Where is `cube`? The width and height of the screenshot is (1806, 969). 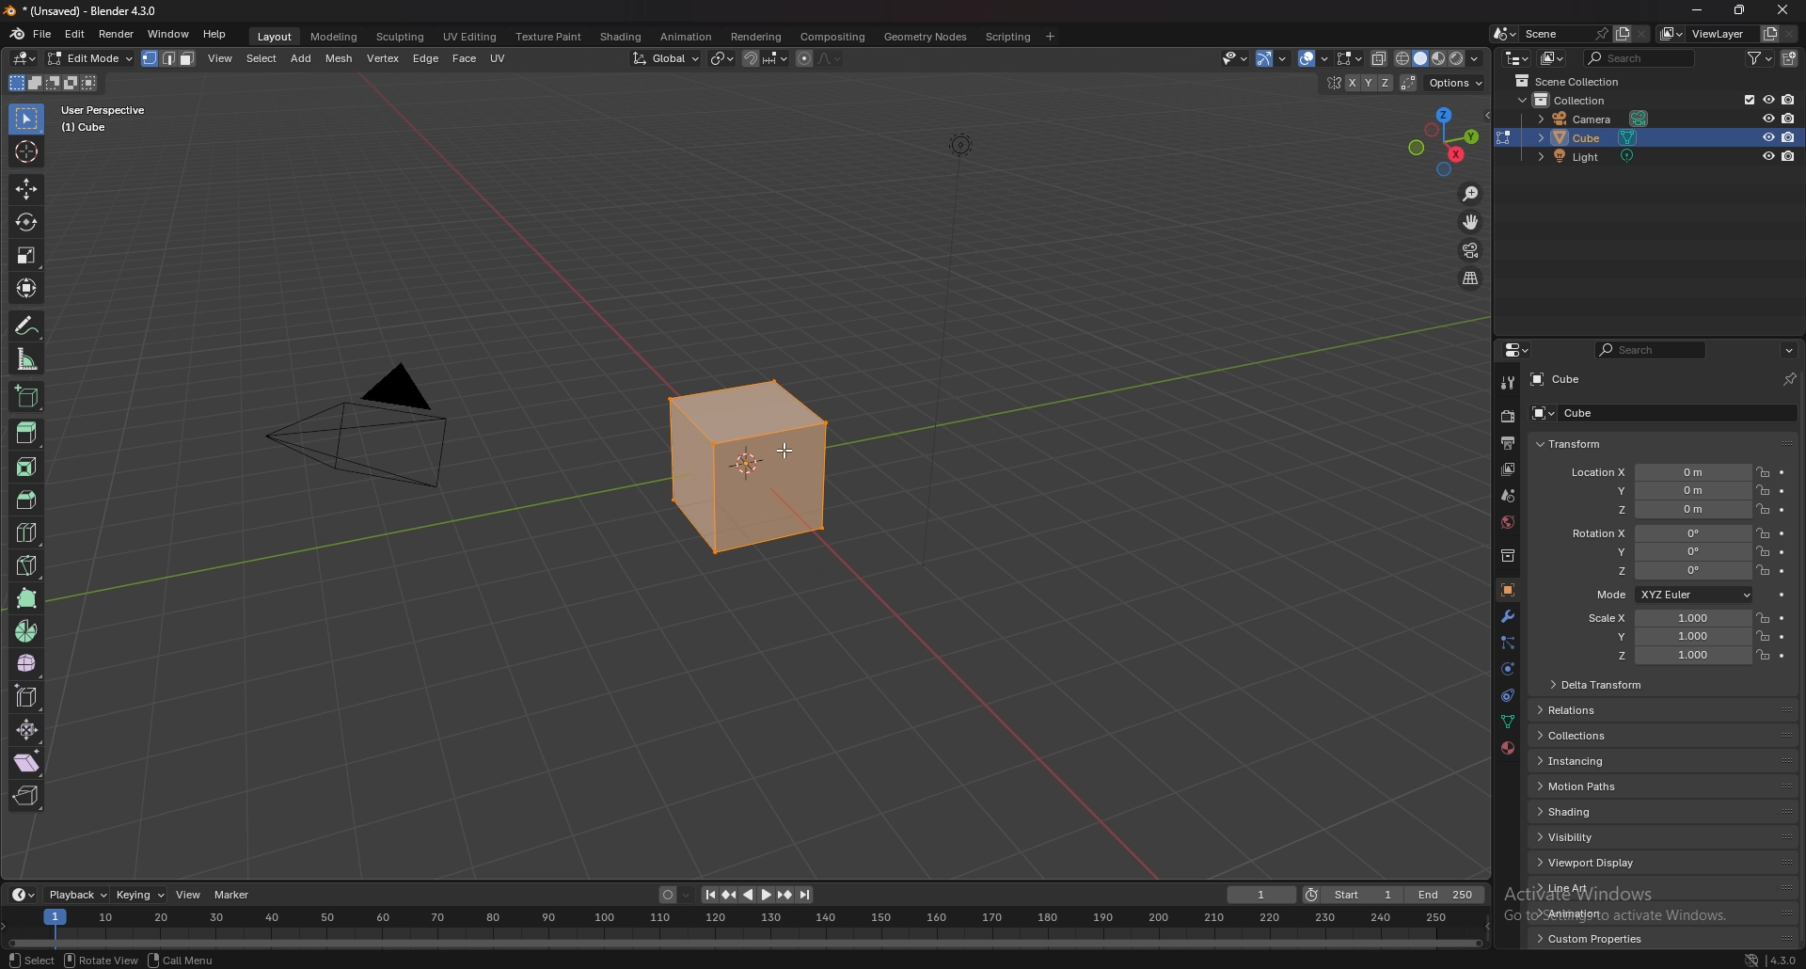
cube is located at coordinates (736, 465).